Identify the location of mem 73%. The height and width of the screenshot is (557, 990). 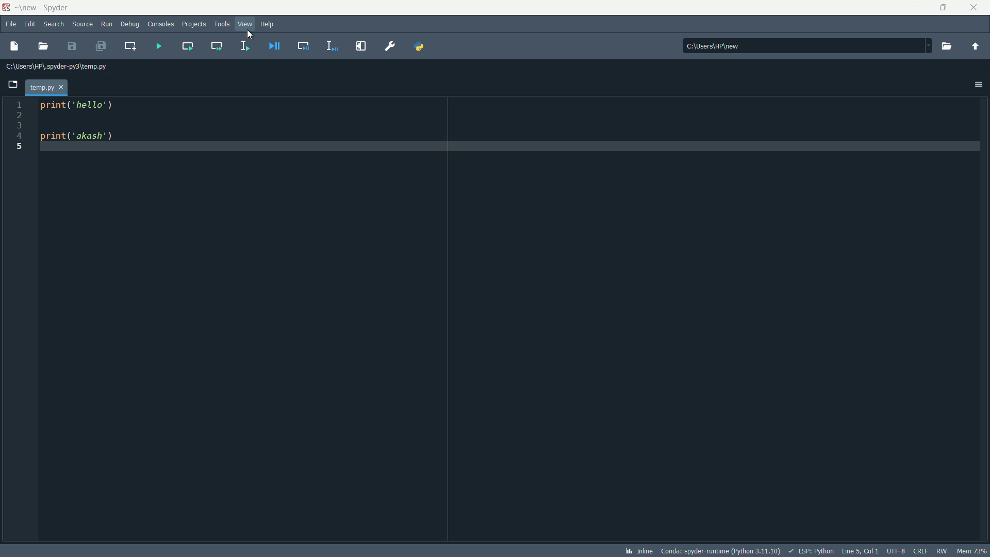
(972, 551).